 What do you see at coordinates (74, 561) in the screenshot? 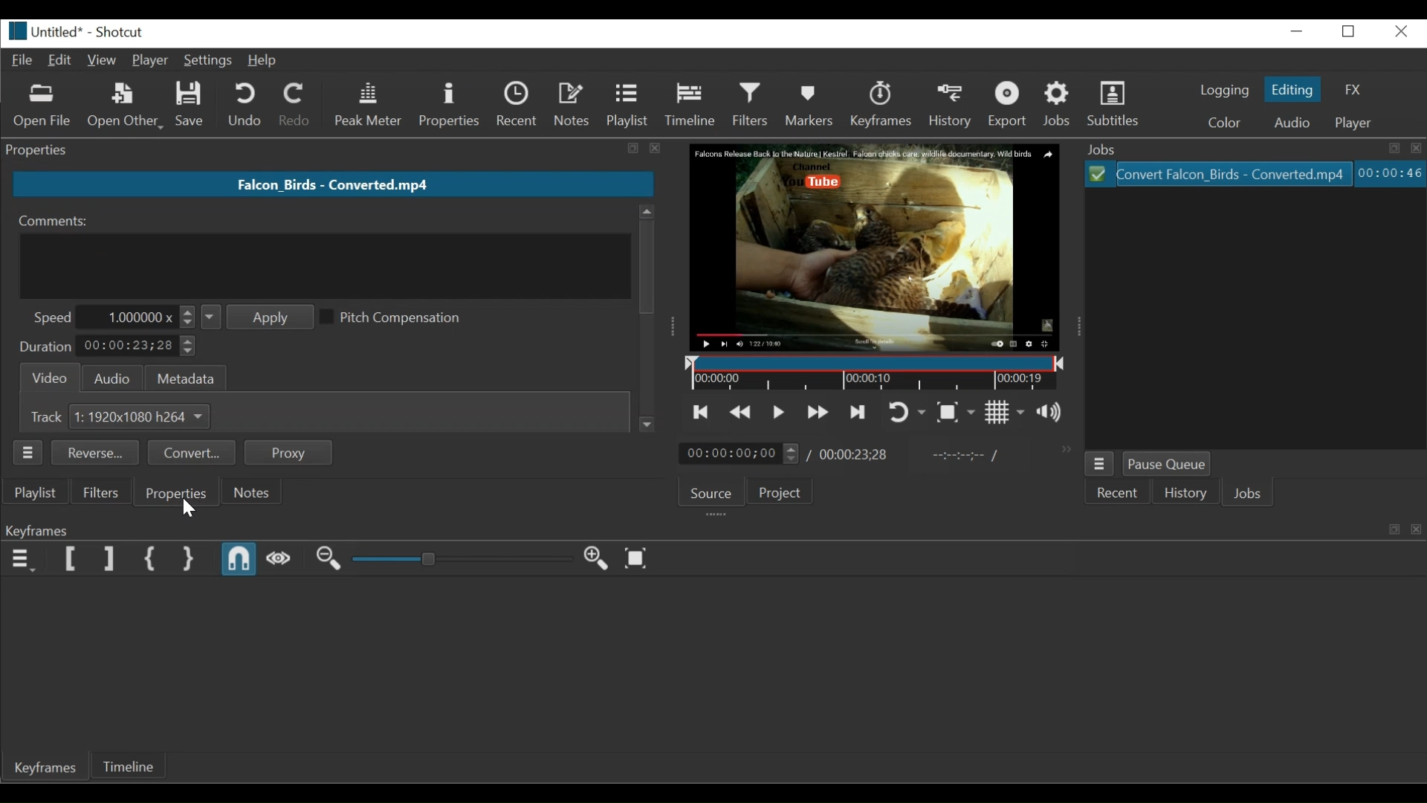
I see `Set Filter first` at bounding box center [74, 561].